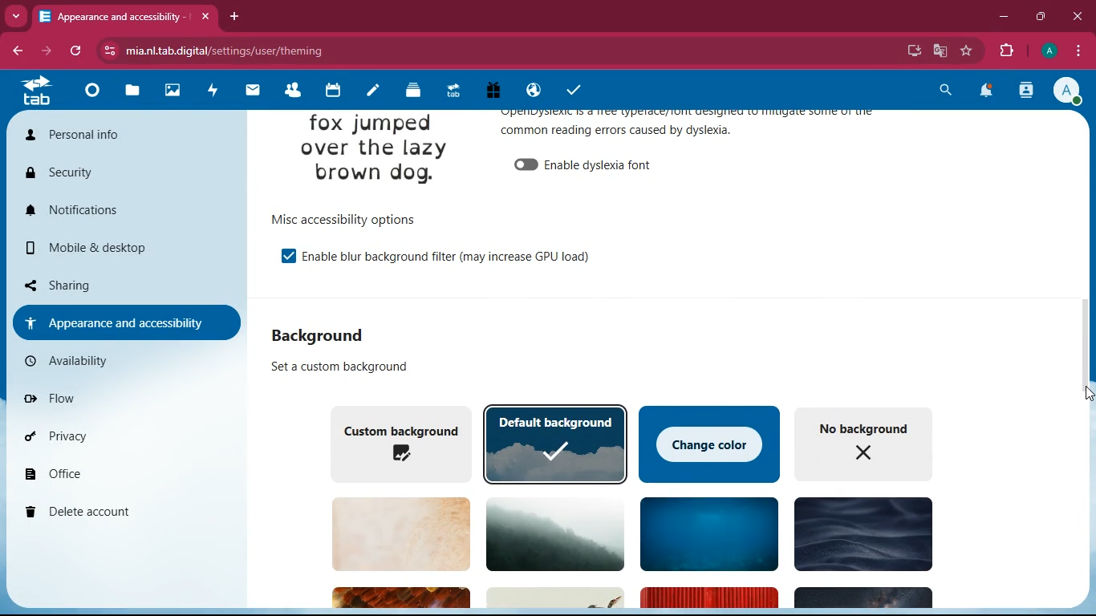 This screenshot has width=1096, height=616. Describe the element at coordinates (125, 322) in the screenshot. I see `appearance` at that location.